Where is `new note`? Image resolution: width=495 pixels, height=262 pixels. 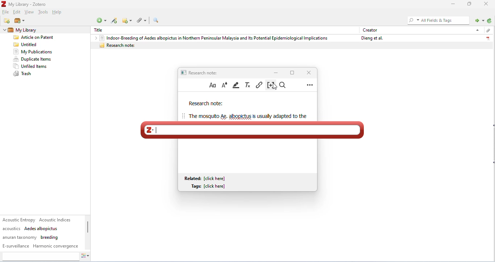
new note is located at coordinates (128, 20).